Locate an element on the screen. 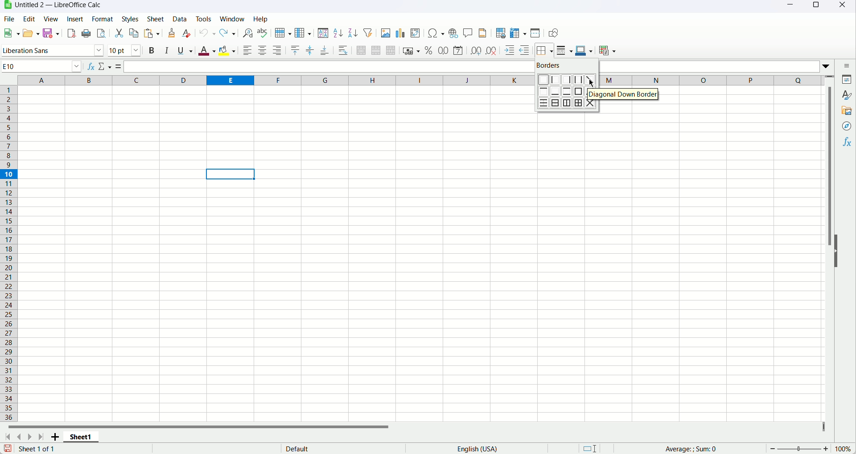  Formula is located at coordinates (120, 66).